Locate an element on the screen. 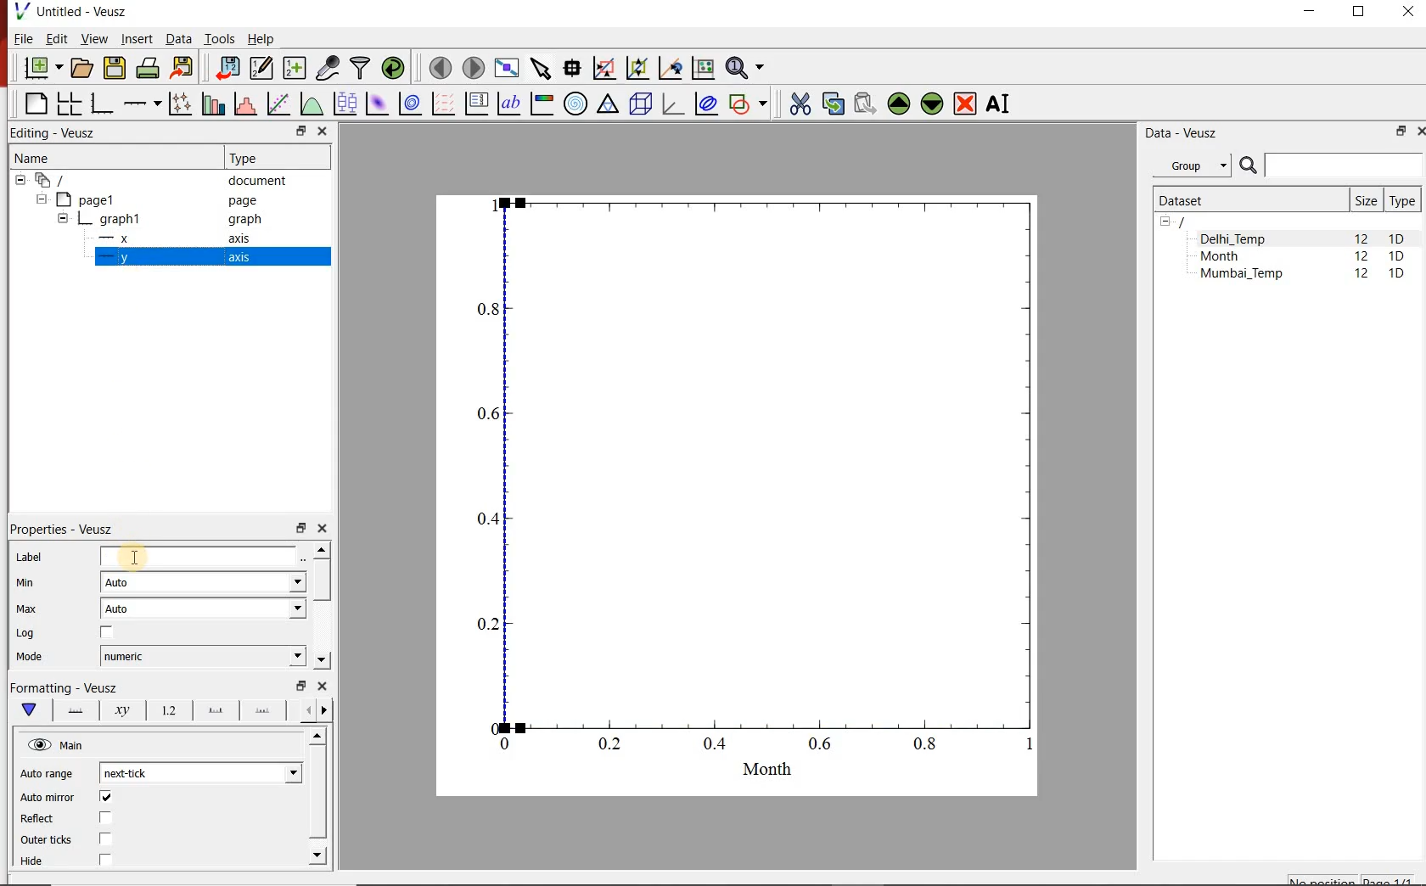  cut the selected widget is located at coordinates (800, 104).